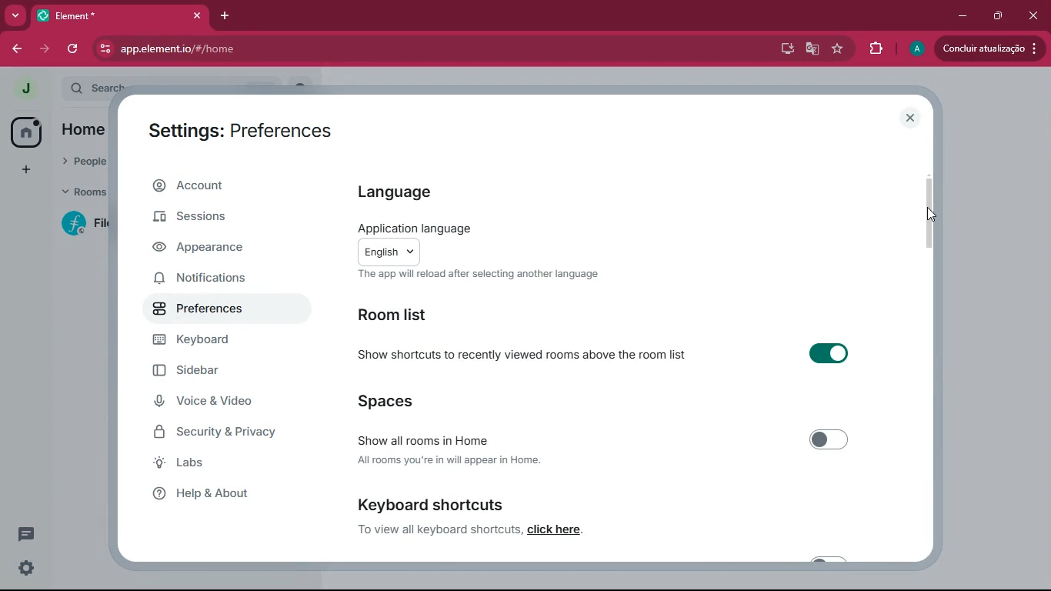  What do you see at coordinates (433, 503) in the screenshot?
I see `keyboard shortcuts` at bounding box center [433, 503].